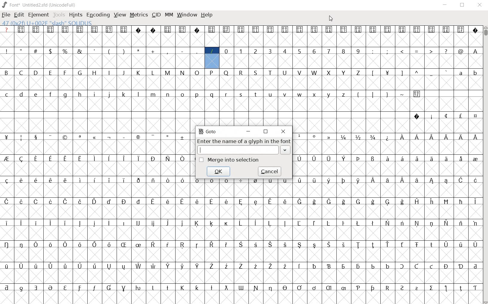  Describe the element at coordinates (65, 223) in the screenshot. I see `glyph` at that location.